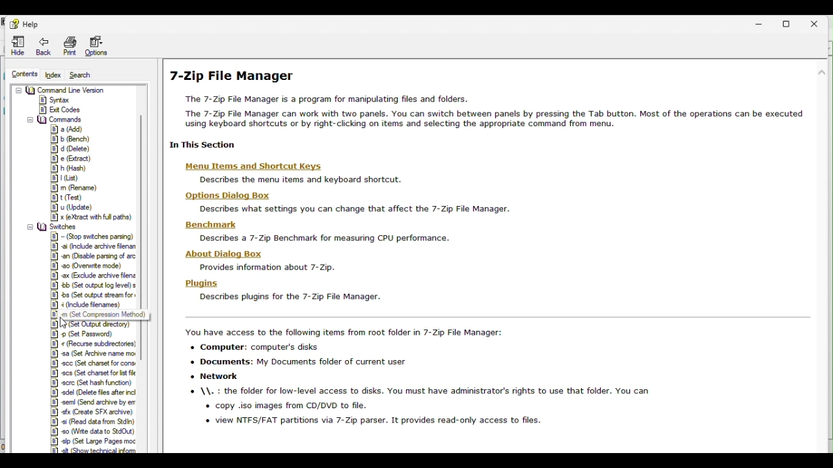 This screenshot has width=833, height=468. What do you see at coordinates (93, 257) in the screenshot?
I see `an` at bounding box center [93, 257].